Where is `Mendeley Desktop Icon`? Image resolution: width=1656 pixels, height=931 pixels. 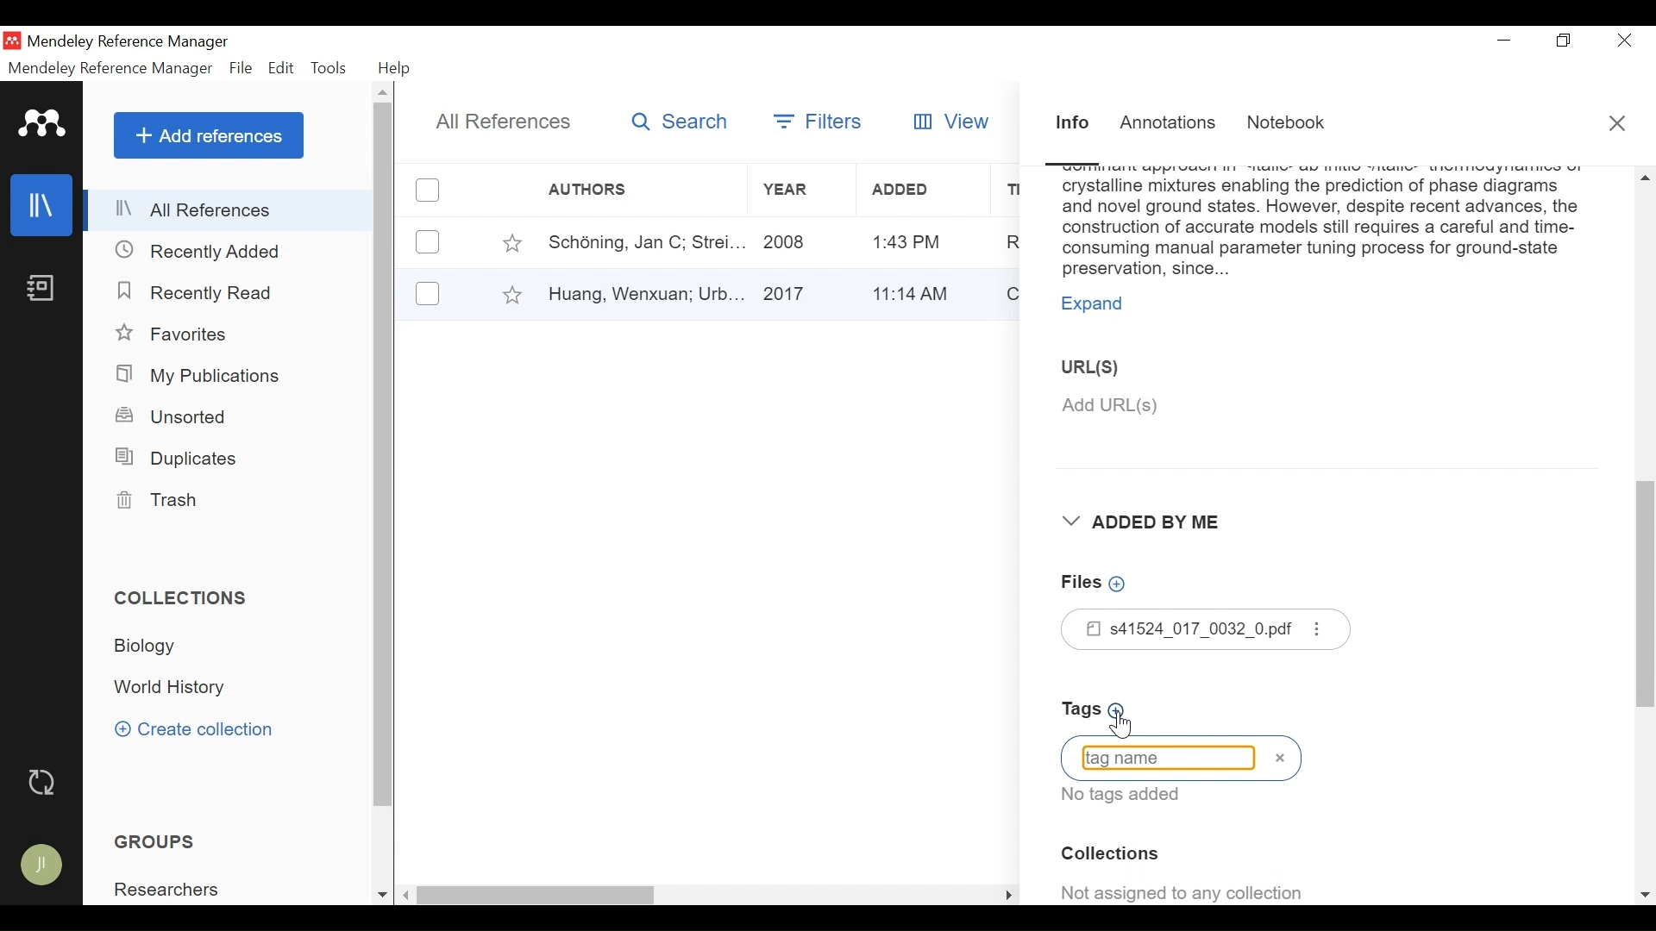
Mendeley Desktop Icon is located at coordinates (11, 41).